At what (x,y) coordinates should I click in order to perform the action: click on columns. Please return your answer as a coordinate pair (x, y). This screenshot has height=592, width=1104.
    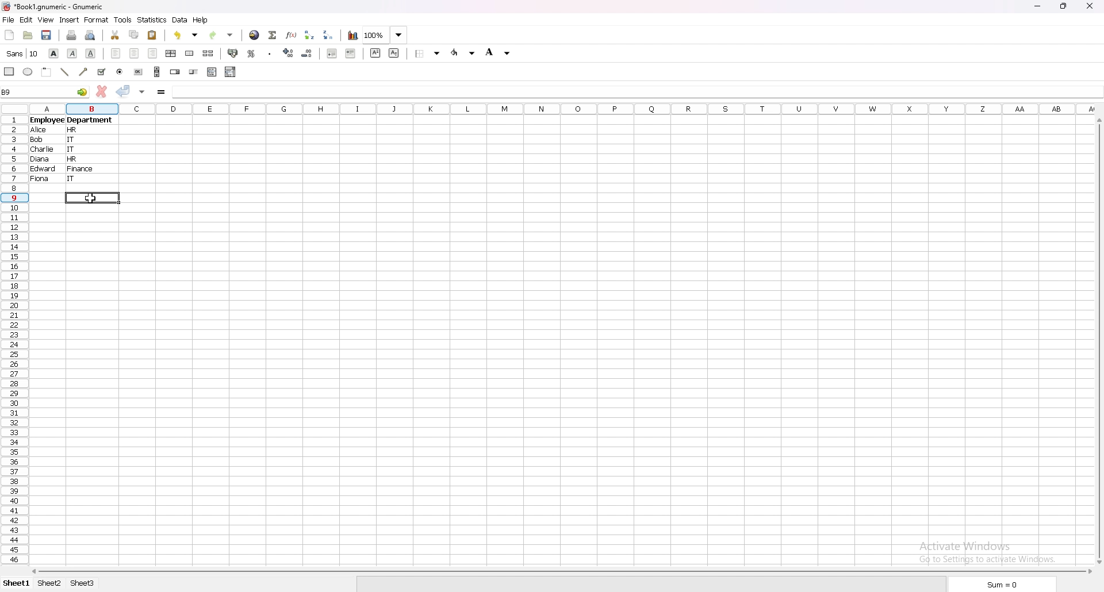
    Looking at the image, I should click on (567, 110).